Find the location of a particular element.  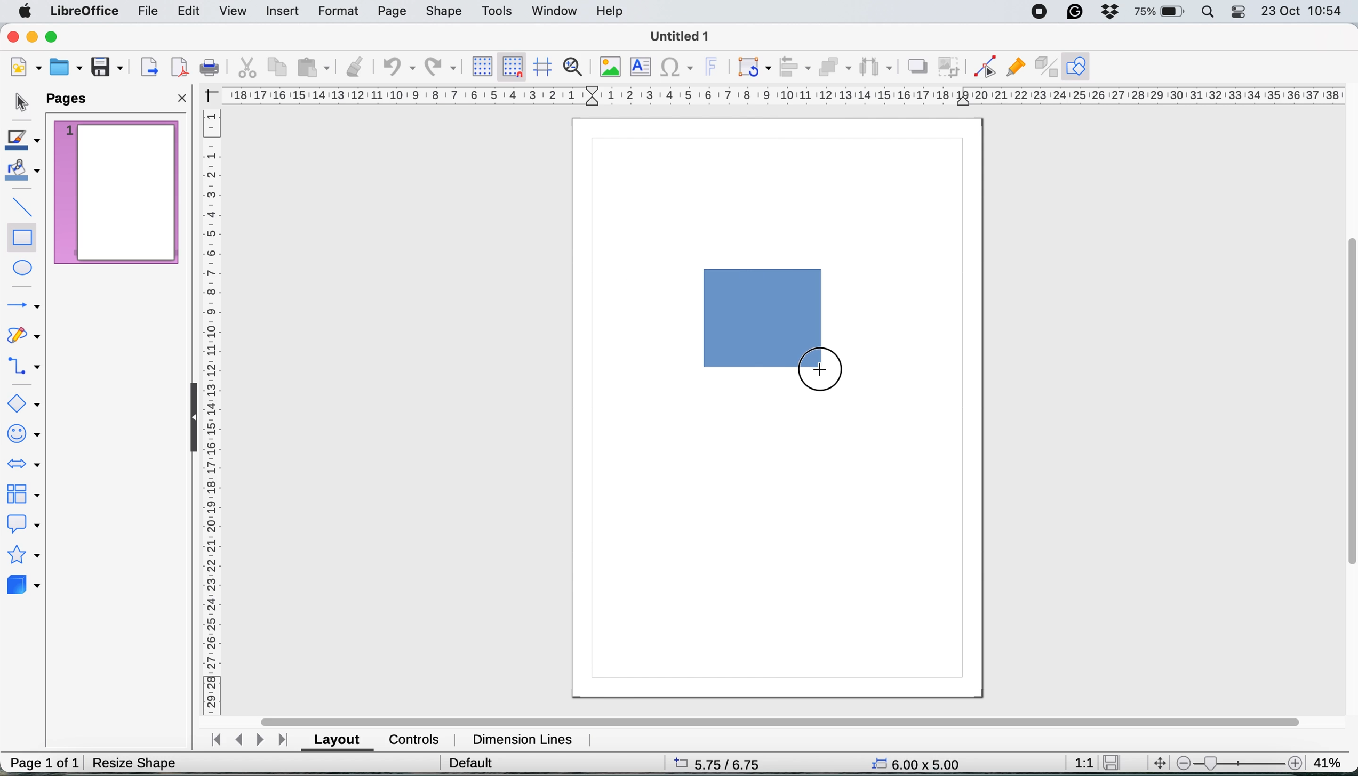

collapse is located at coordinates (189, 416).